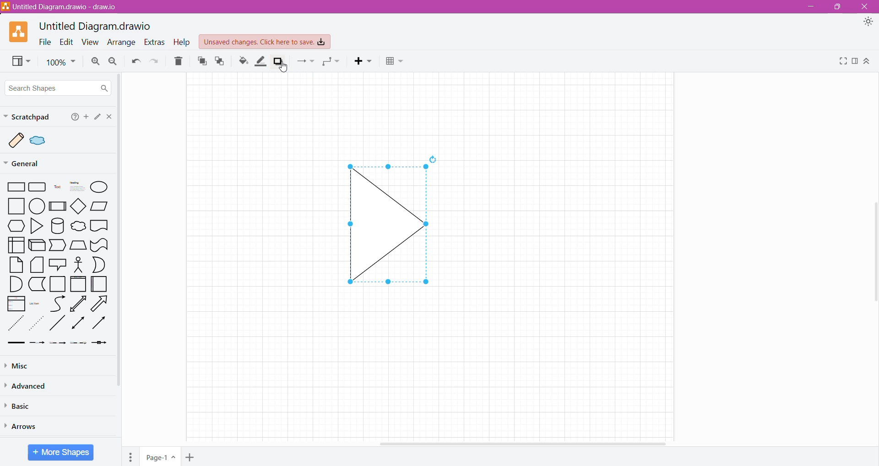 Image resolution: width=879 pixels, height=466 pixels. What do you see at coordinates (201, 61) in the screenshot?
I see `To Front` at bounding box center [201, 61].